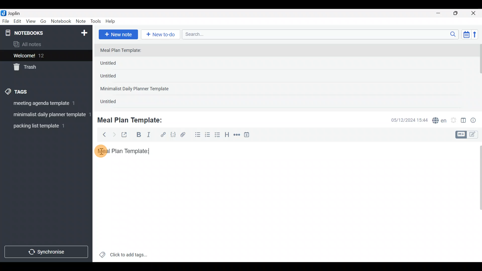 This screenshot has height=271, width=482. What do you see at coordinates (116, 64) in the screenshot?
I see `Untitled` at bounding box center [116, 64].